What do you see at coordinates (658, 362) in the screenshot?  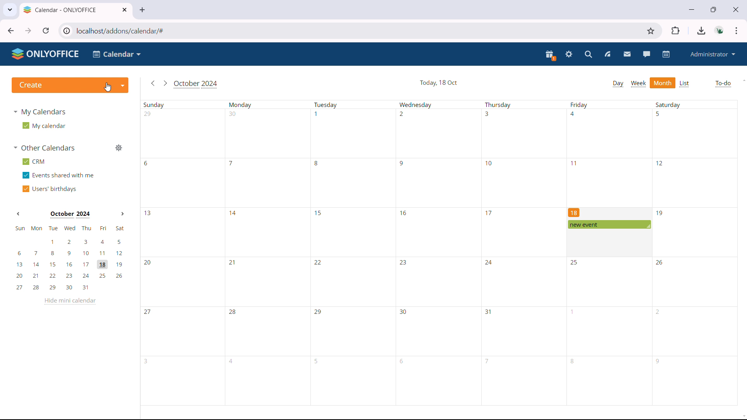 I see `9` at bounding box center [658, 362].